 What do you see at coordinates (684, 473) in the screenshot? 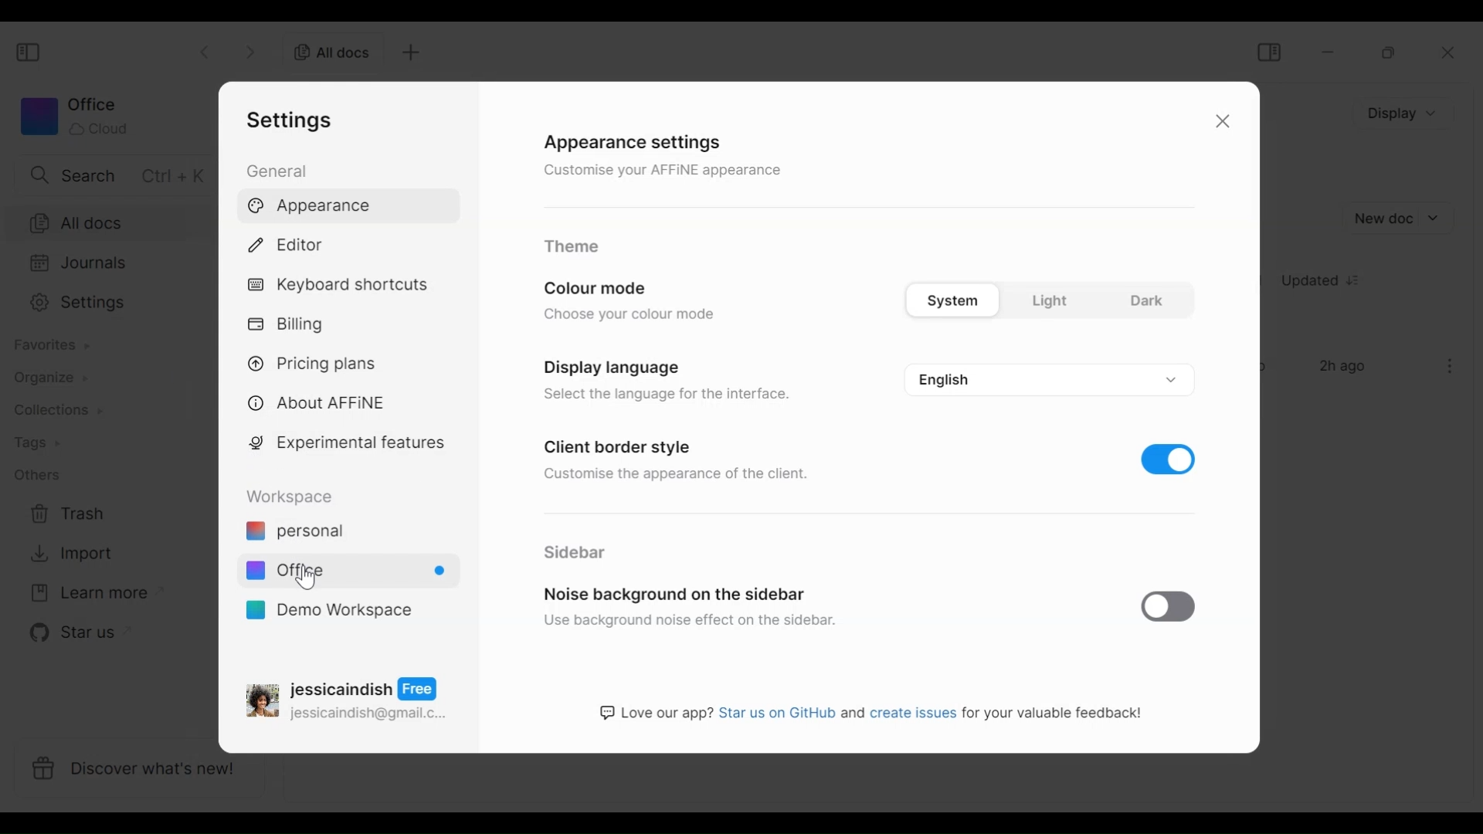
I see `Customise the appearance of the client.` at bounding box center [684, 473].